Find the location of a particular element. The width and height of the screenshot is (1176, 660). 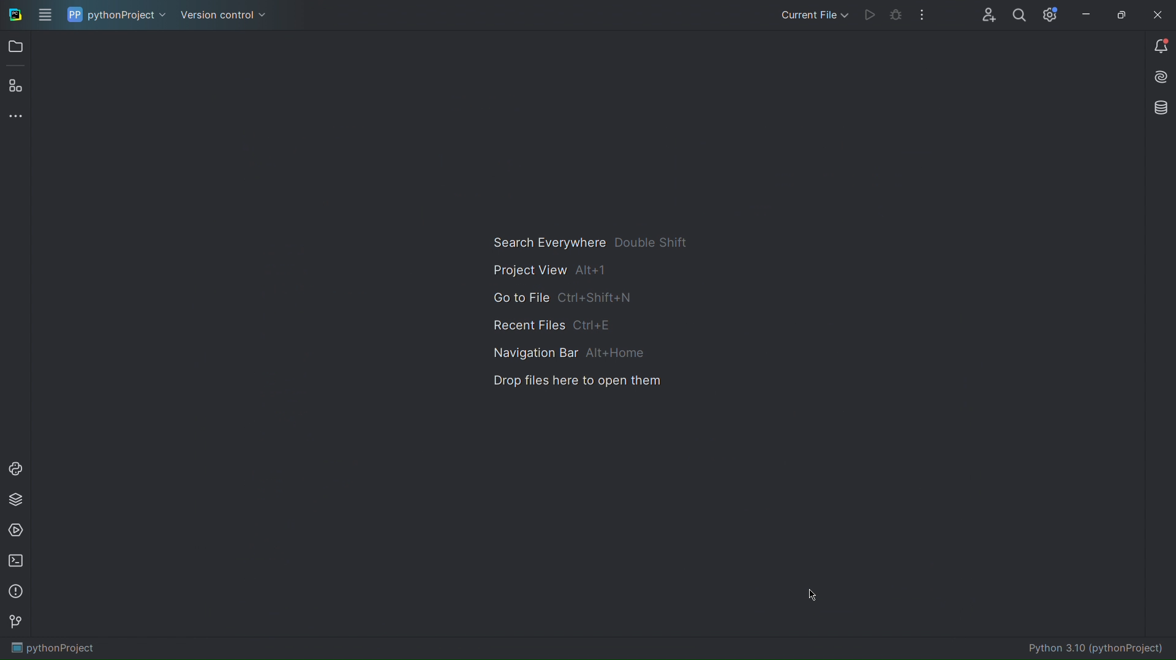

PyCharm is located at coordinates (11, 15).